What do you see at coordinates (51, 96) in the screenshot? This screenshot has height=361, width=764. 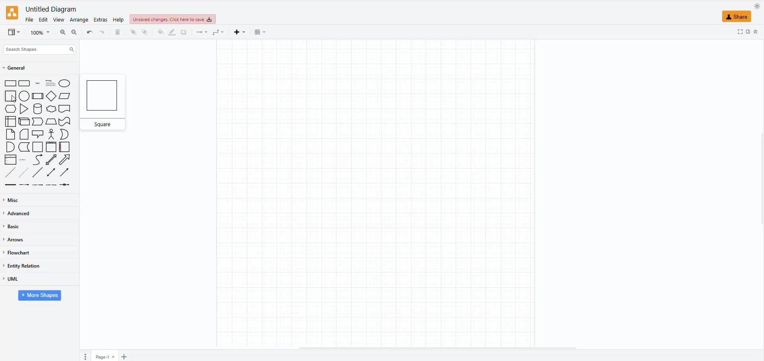 I see `diamond` at bounding box center [51, 96].